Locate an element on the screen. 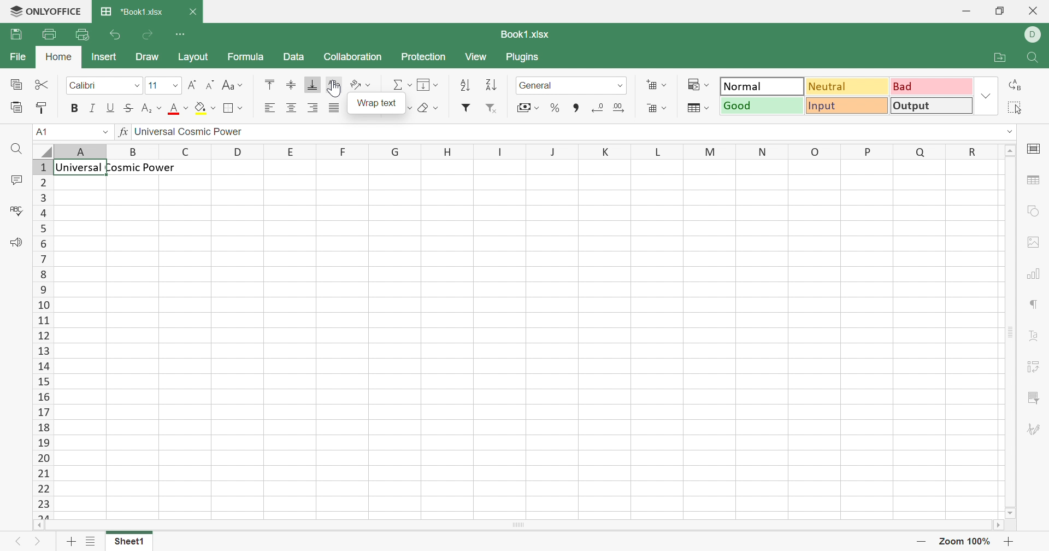  Pivot Table settings is located at coordinates (1033, 367).